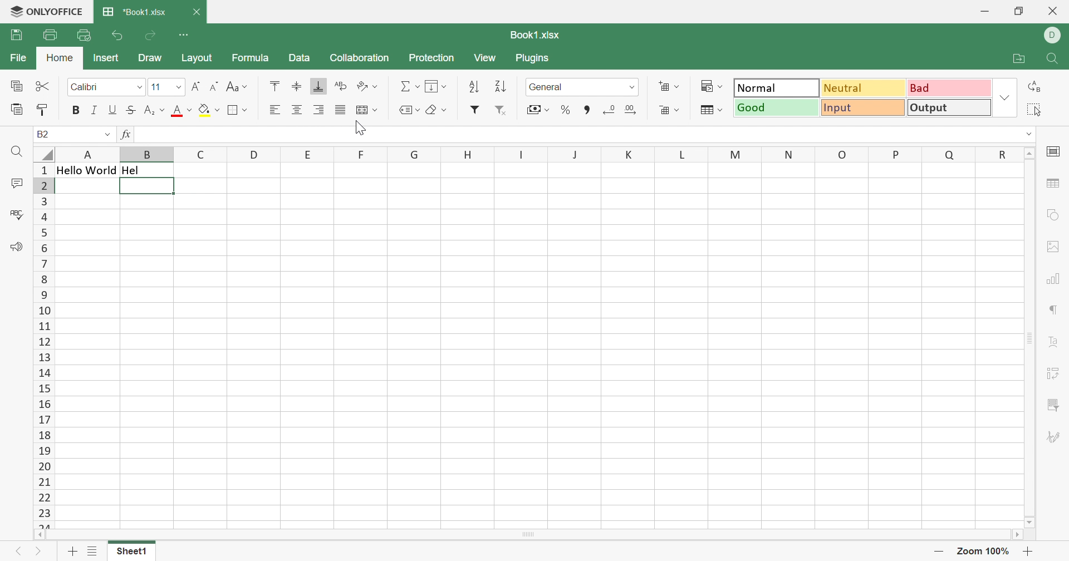 The width and height of the screenshot is (1069, 561). I want to click on Feedback & Support, so click(17, 247).